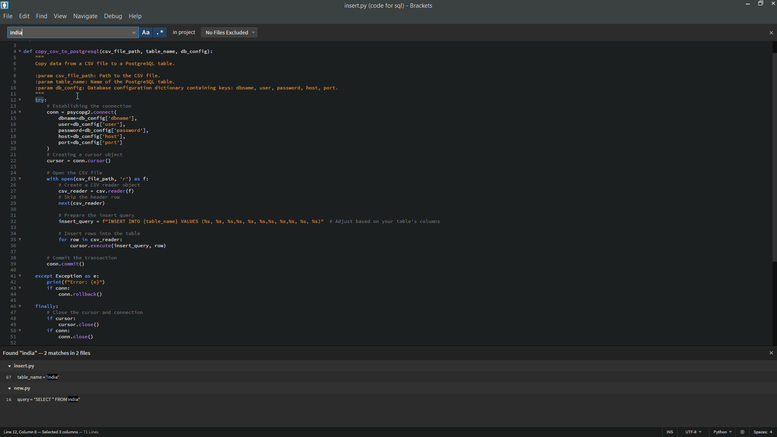  Describe the element at coordinates (241, 195) in the screenshot. I see `code` at that location.